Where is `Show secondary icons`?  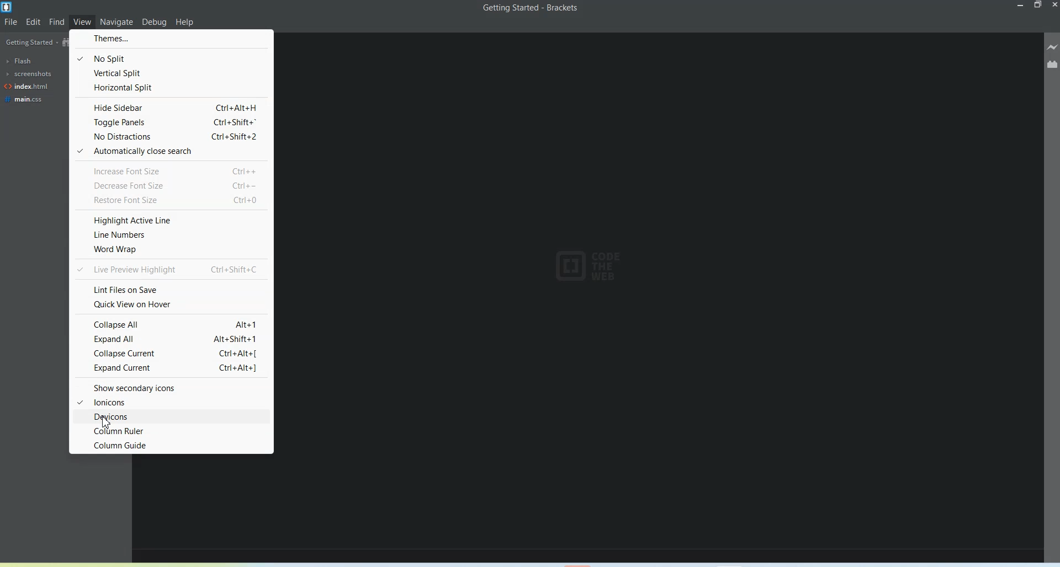 Show secondary icons is located at coordinates (172, 386).